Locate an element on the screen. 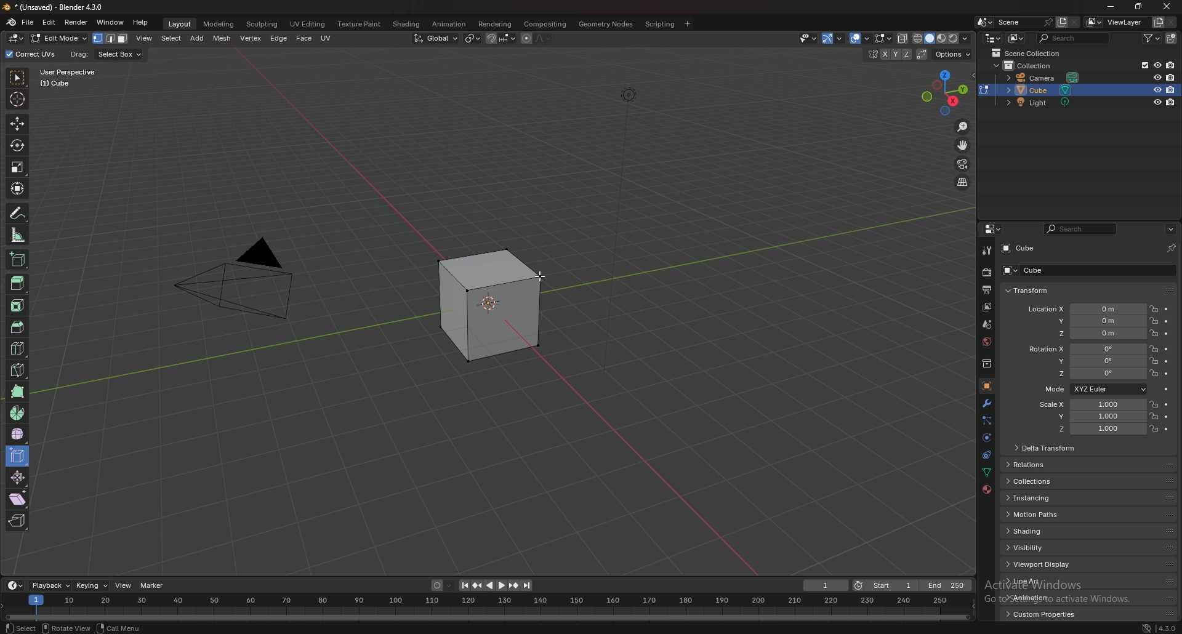 This screenshot has height=634, width=1182. proportional editing falloff is located at coordinates (543, 38).